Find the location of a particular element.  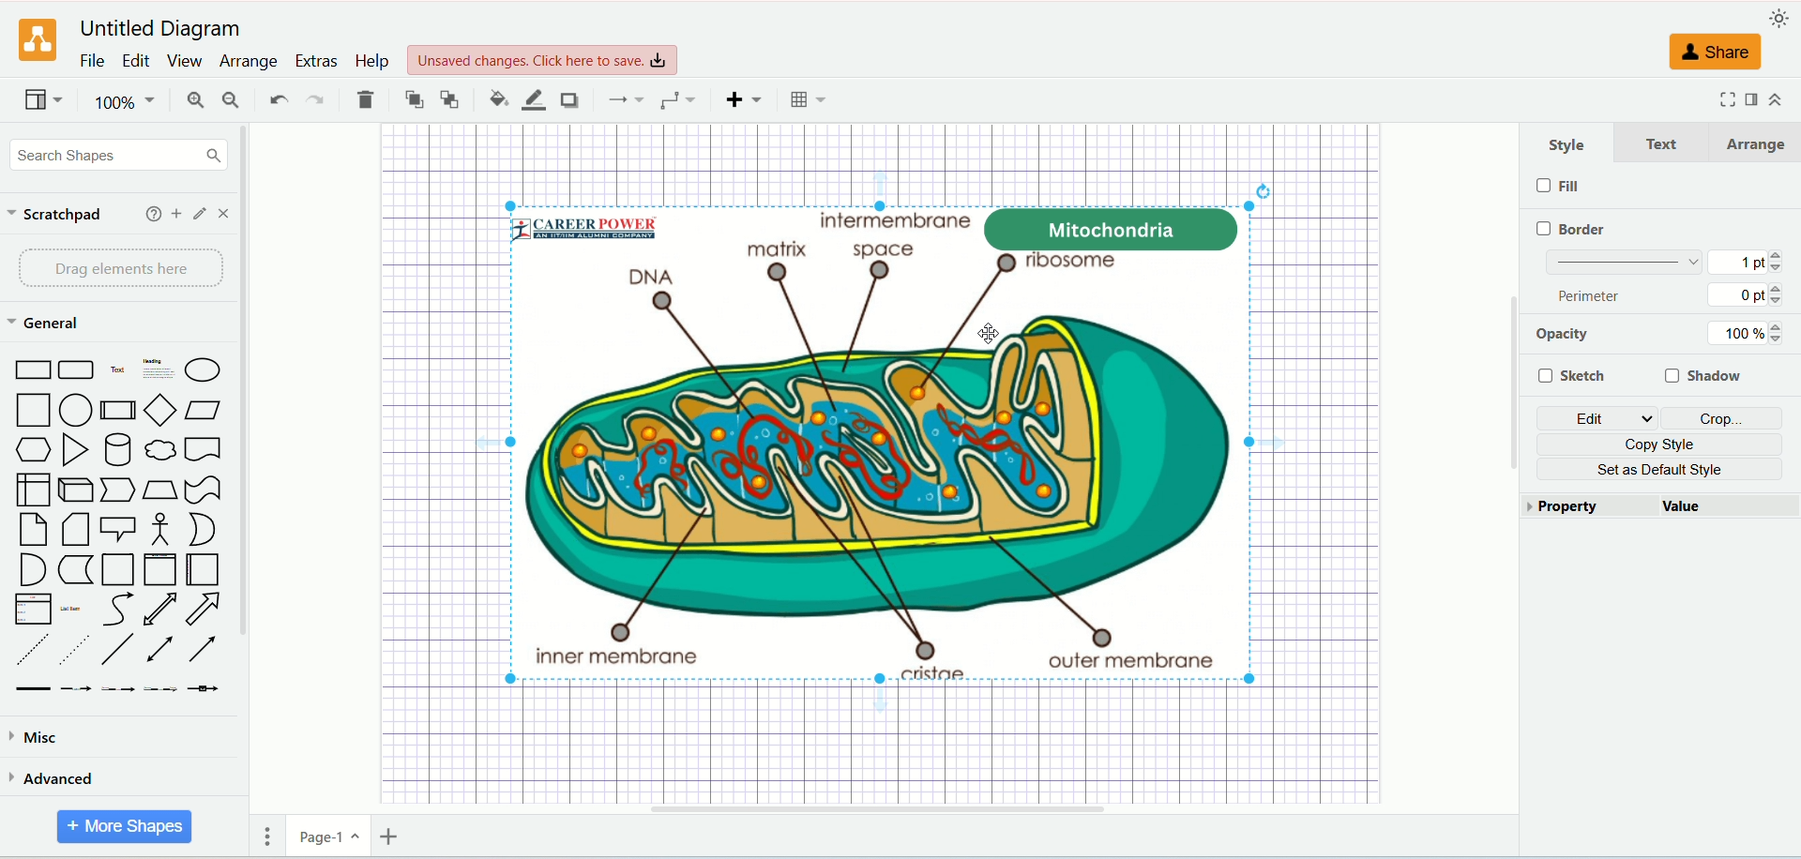

Ellipse is located at coordinates (204, 370).